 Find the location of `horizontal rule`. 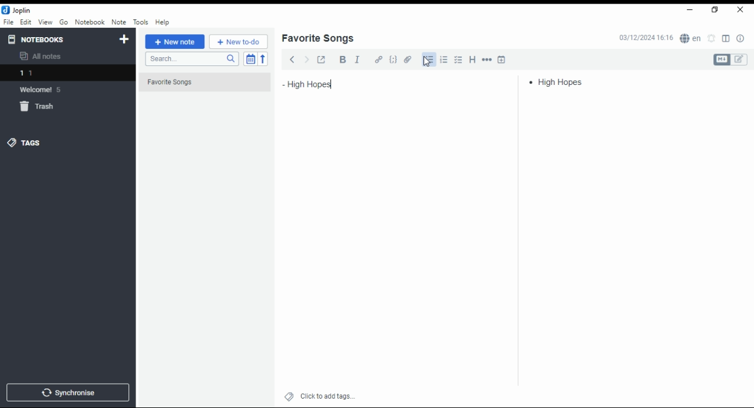

horizontal rule is located at coordinates (488, 59).